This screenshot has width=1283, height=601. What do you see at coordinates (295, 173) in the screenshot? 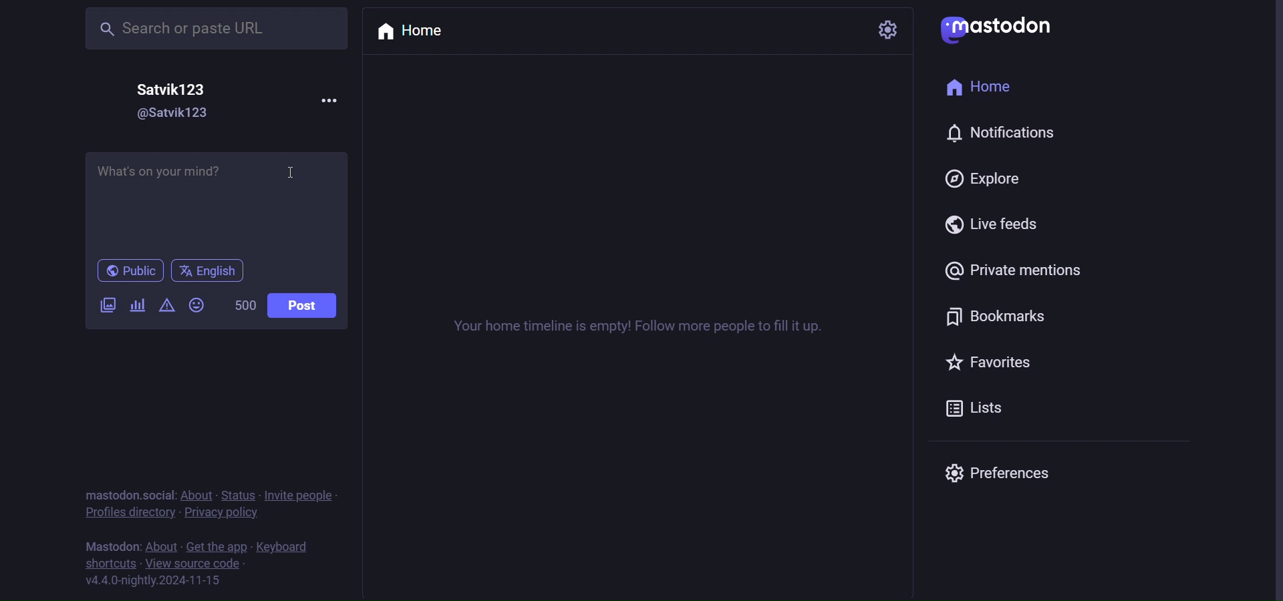
I see `cursor` at bounding box center [295, 173].